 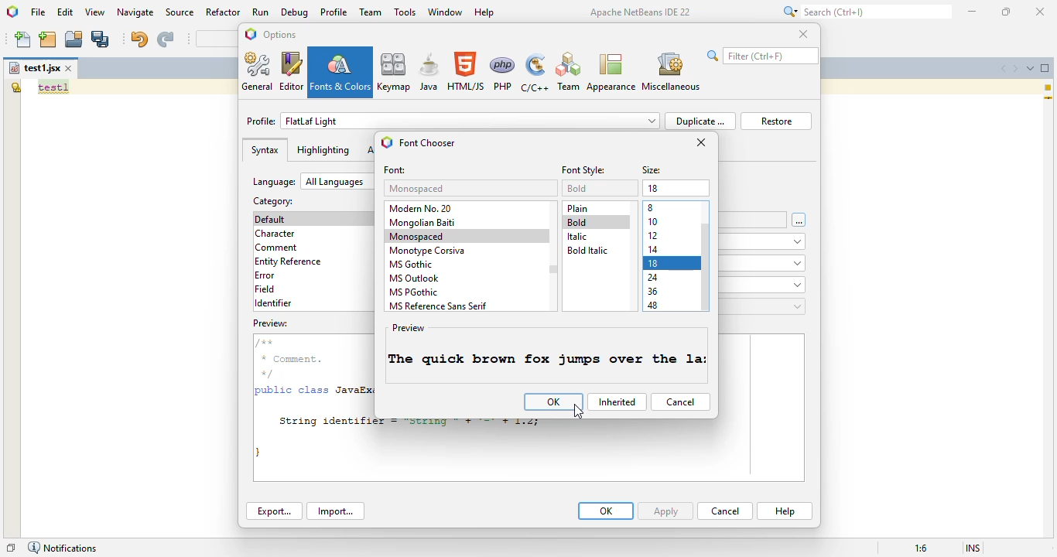 I want to click on show opened documents list, so click(x=1031, y=68).